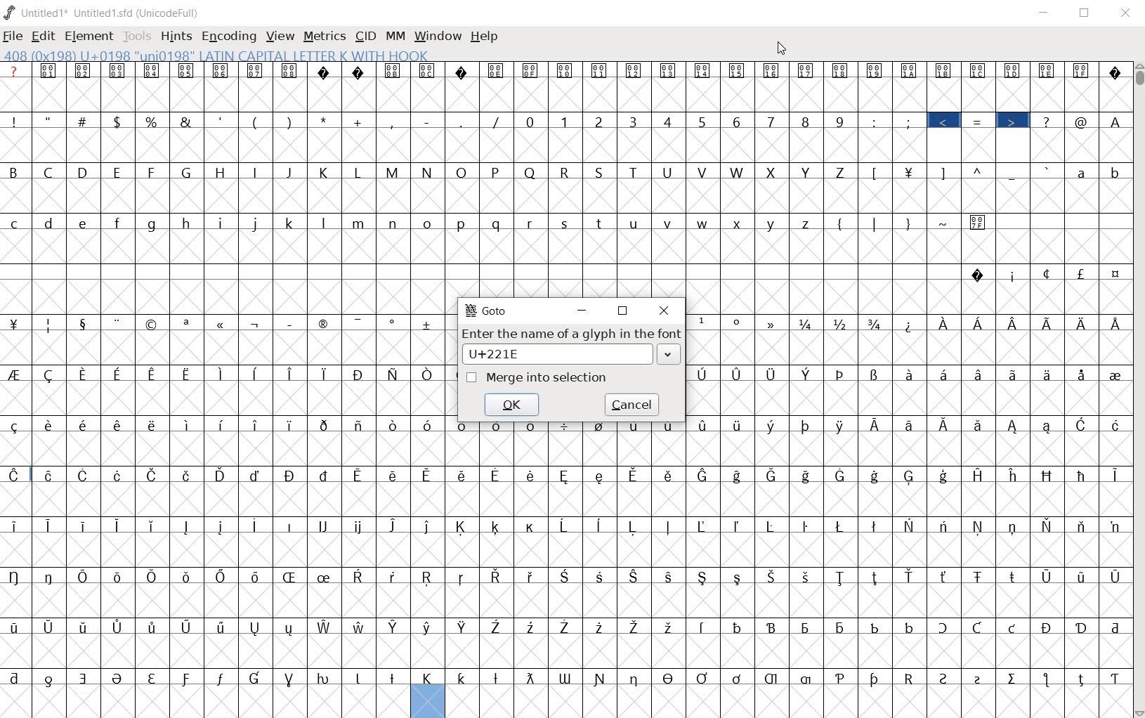 This screenshot has height=718, width=1145. What do you see at coordinates (176, 35) in the screenshot?
I see `hints` at bounding box center [176, 35].